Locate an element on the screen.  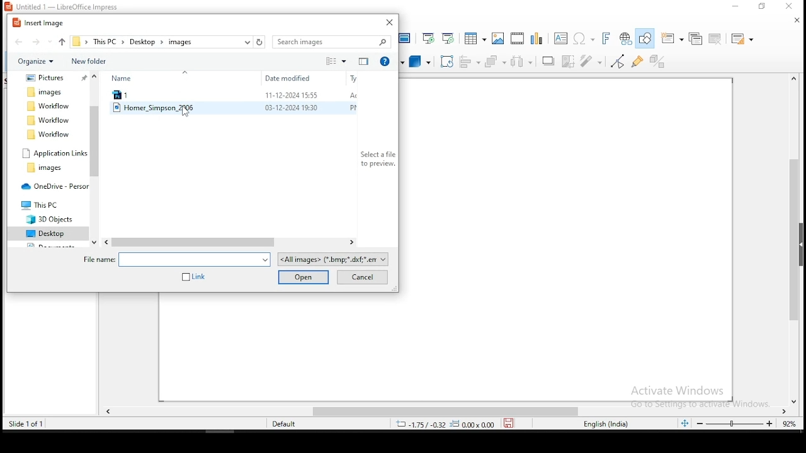
desktop is located at coordinates (146, 42).